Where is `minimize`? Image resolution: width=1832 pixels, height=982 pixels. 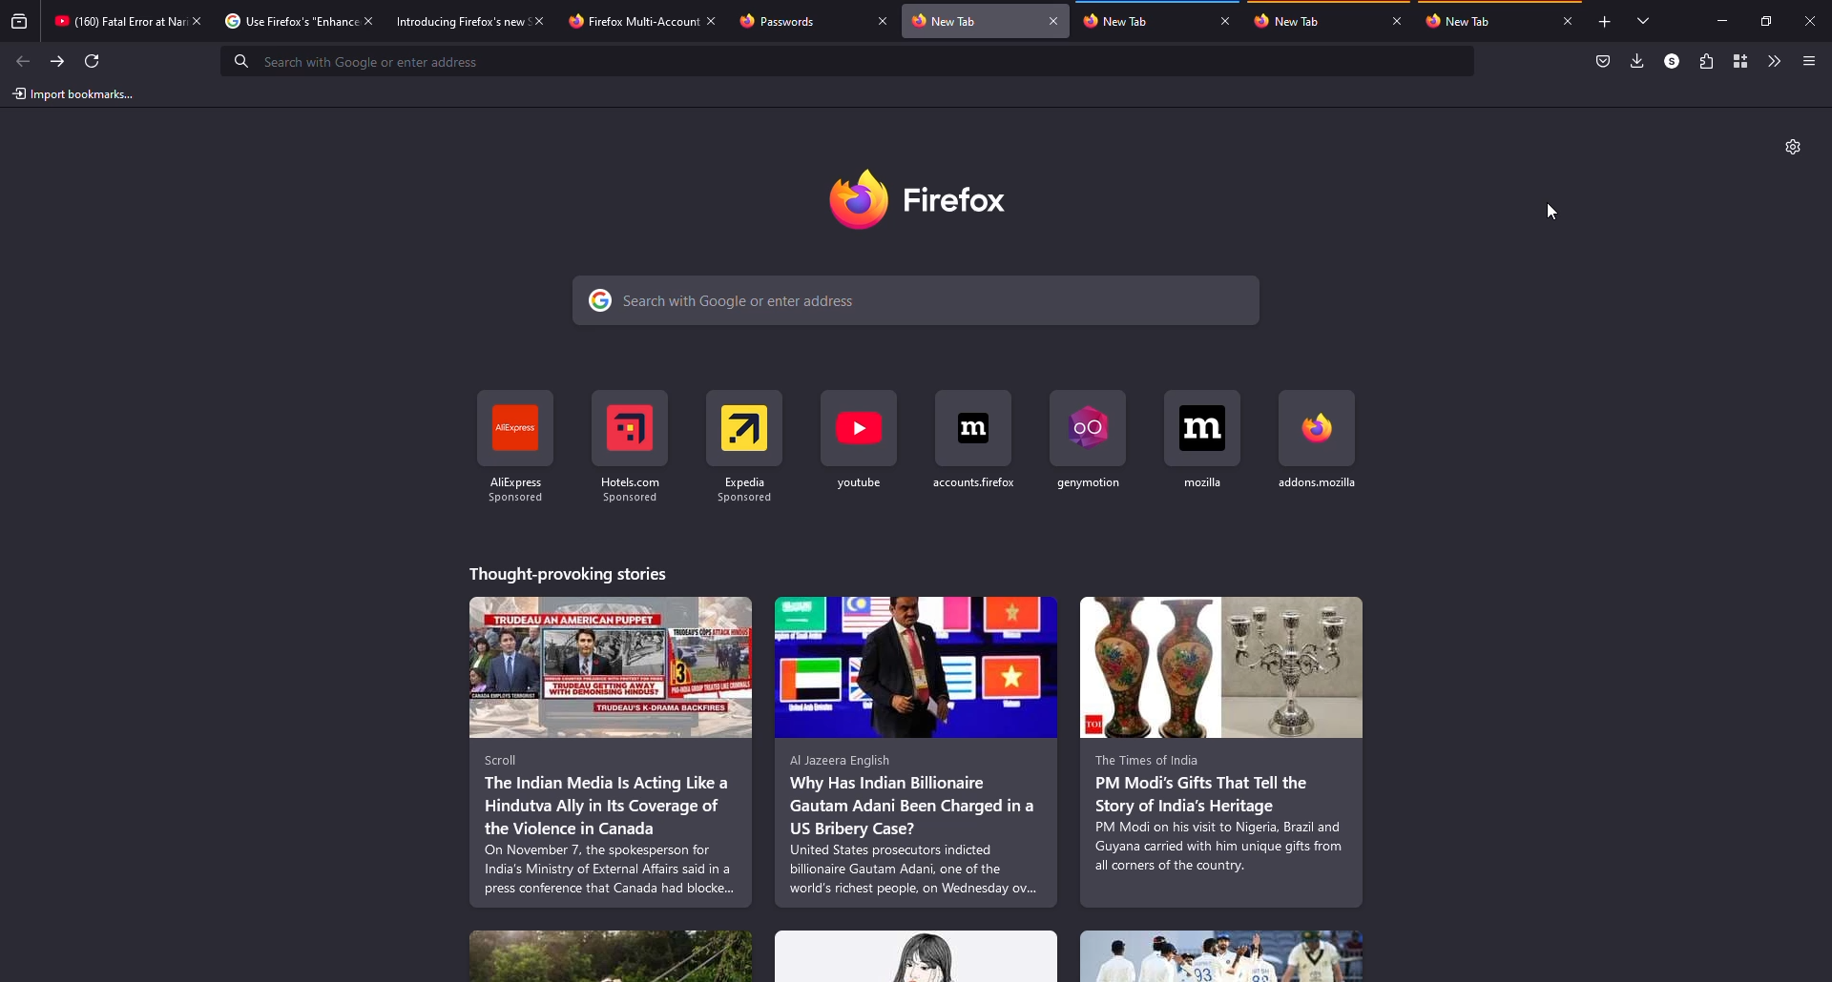 minimize is located at coordinates (1717, 21).